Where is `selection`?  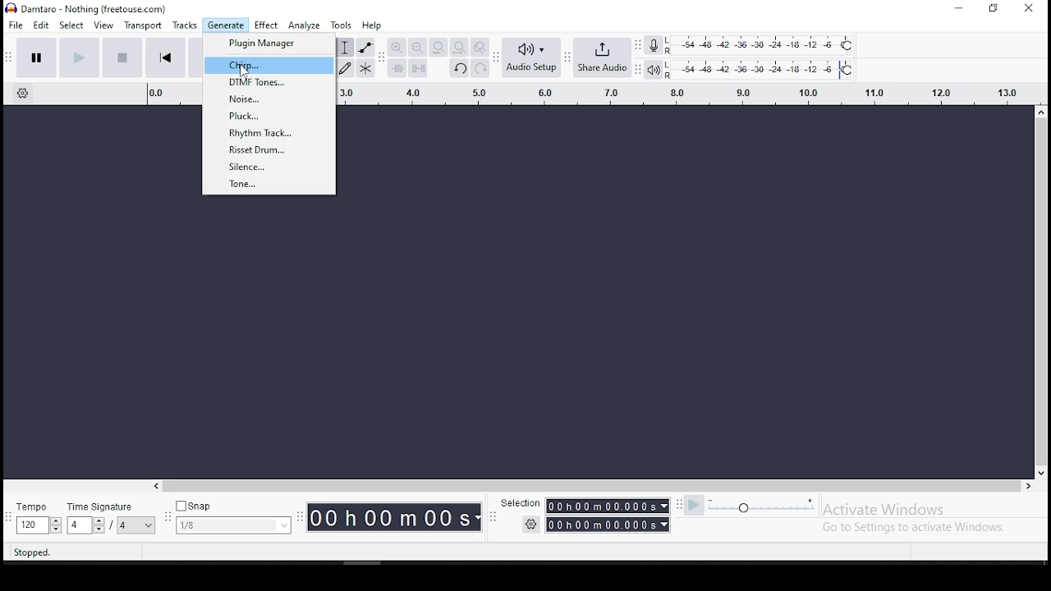 selection is located at coordinates (521, 504).